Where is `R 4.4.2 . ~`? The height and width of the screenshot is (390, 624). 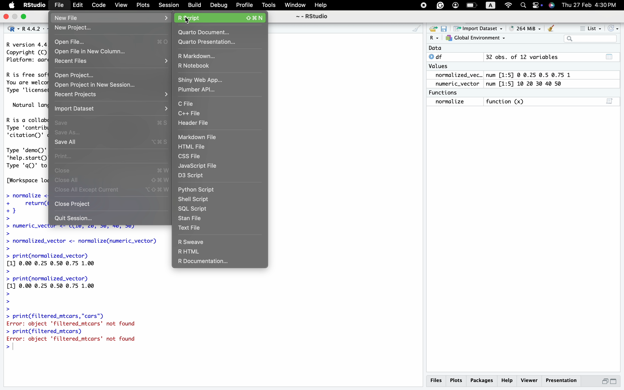
R 4.4.2 . ~ is located at coordinates (35, 29).